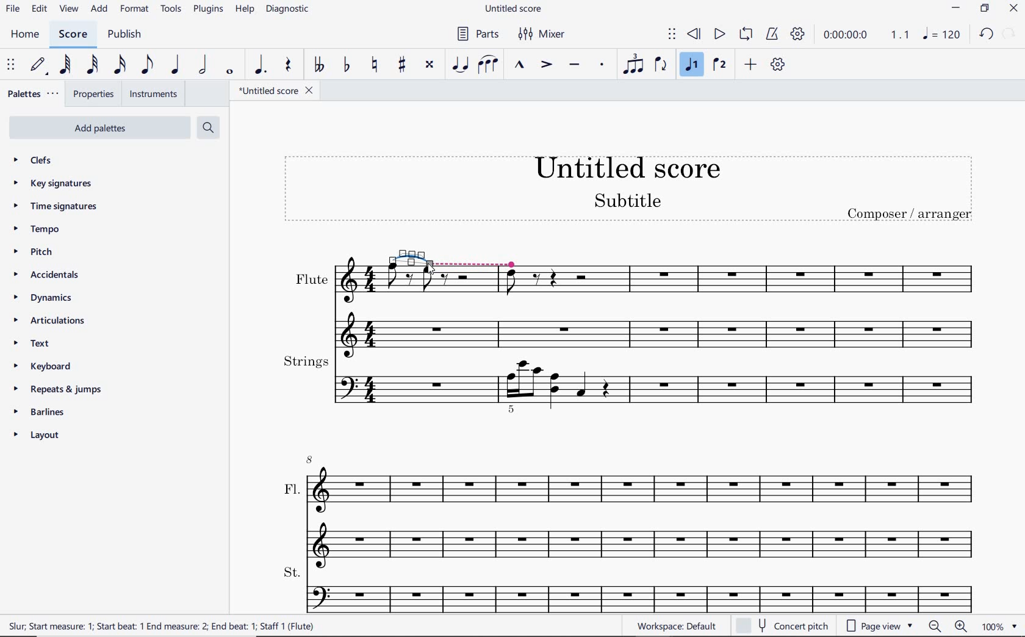 The height and width of the screenshot is (637, 1025). Describe the element at coordinates (40, 162) in the screenshot. I see `clefs` at that location.